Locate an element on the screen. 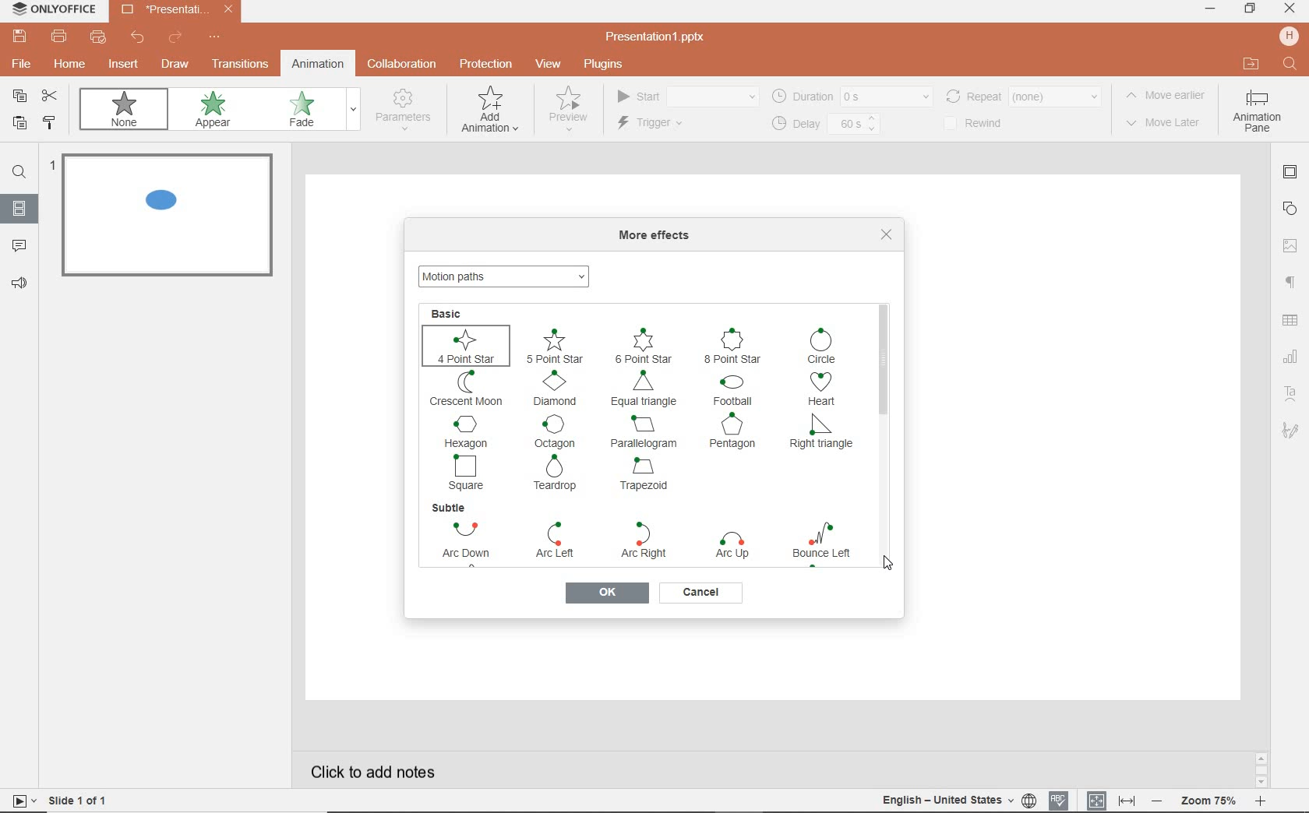 This screenshot has height=813, width=1309. slide is located at coordinates (19, 209).